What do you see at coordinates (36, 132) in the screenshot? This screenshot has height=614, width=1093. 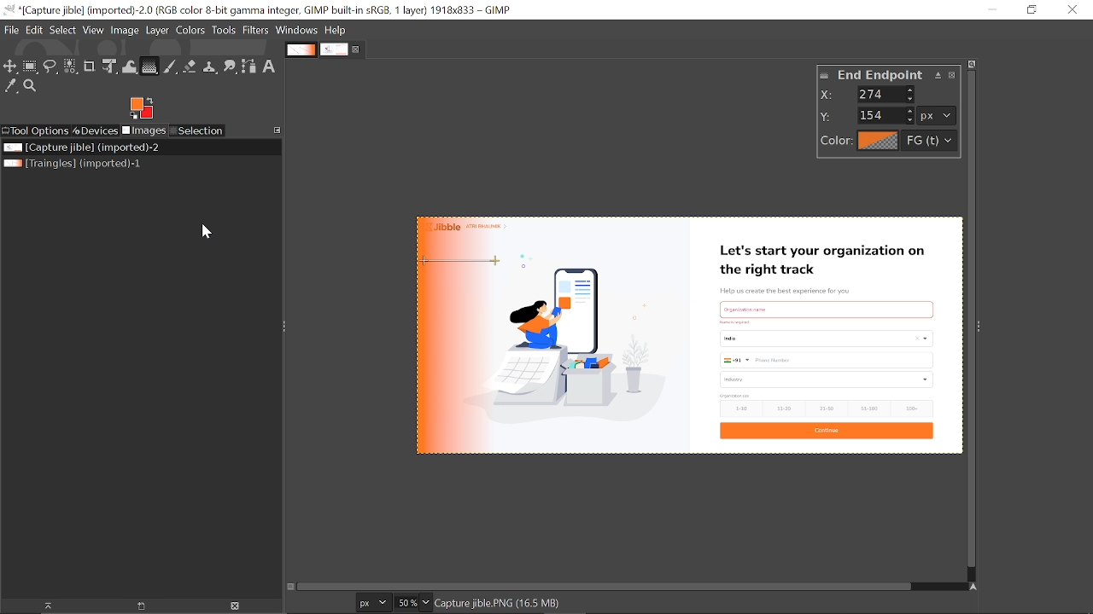 I see `Tool options` at bounding box center [36, 132].